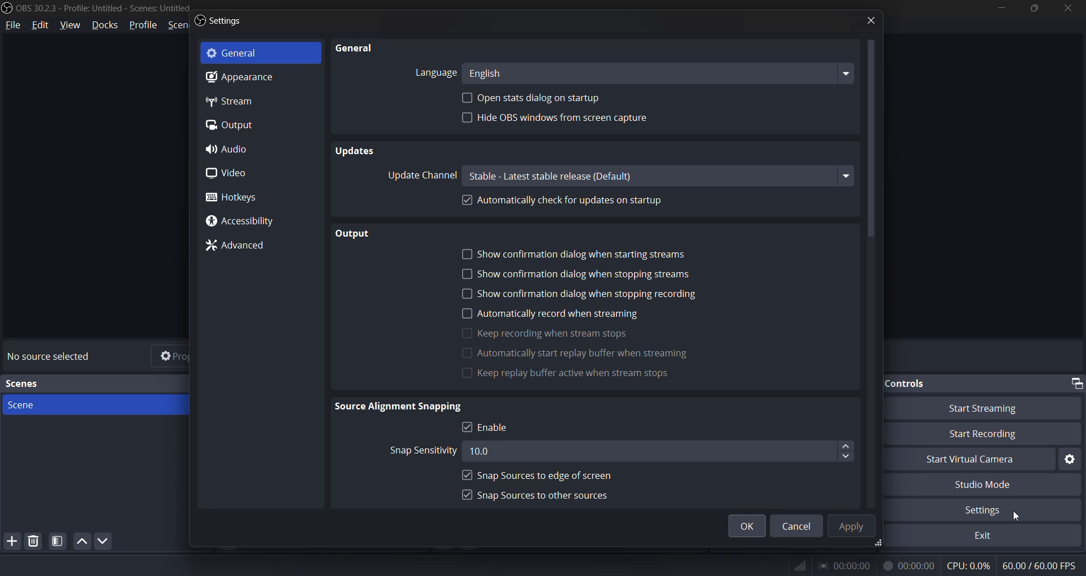 The height and width of the screenshot is (576, 1086). What do you see at coordinates (986, 483) in the screenshot?
I see `studio mode` at bounding box center [986, 483].